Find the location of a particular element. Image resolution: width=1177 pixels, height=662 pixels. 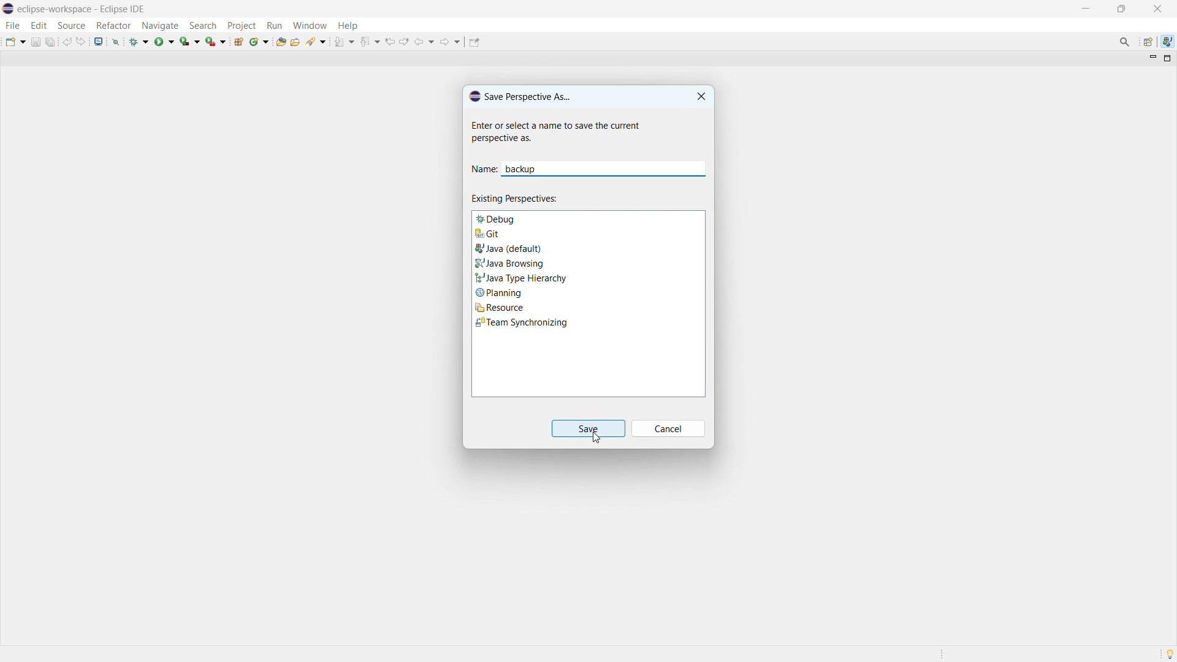

save all is located at coordinates (51, 42).